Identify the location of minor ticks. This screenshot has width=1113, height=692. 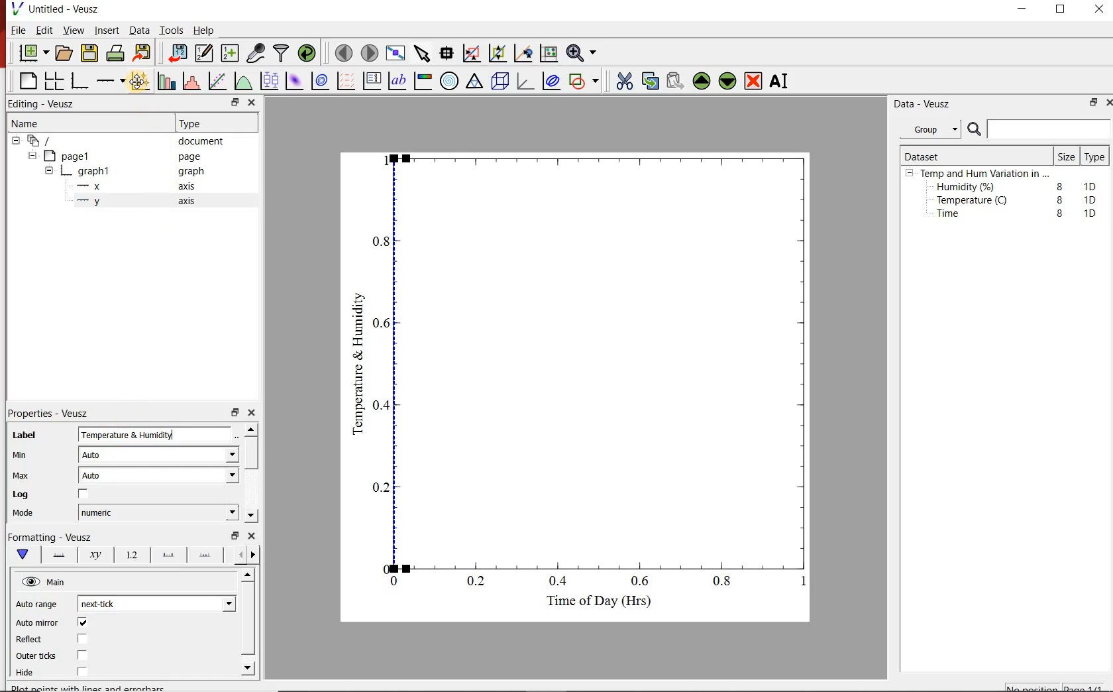
(206, 555).